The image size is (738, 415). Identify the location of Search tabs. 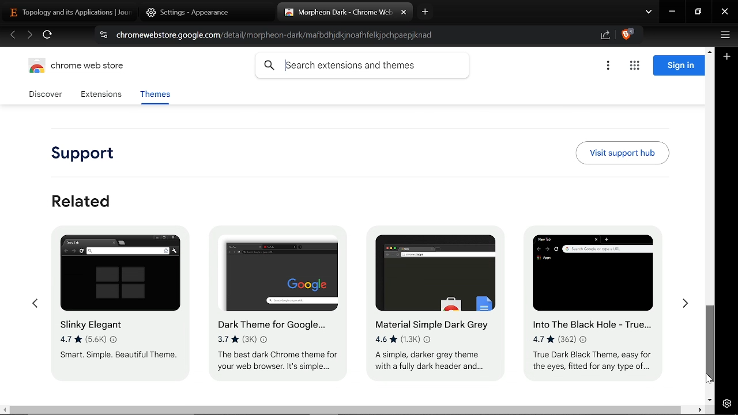
(649, 13).